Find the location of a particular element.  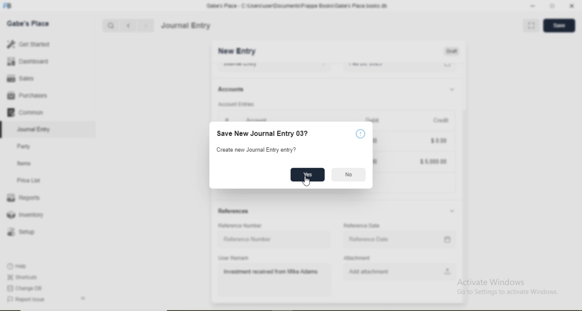

Reference Date is located at coordinates (361, 226).